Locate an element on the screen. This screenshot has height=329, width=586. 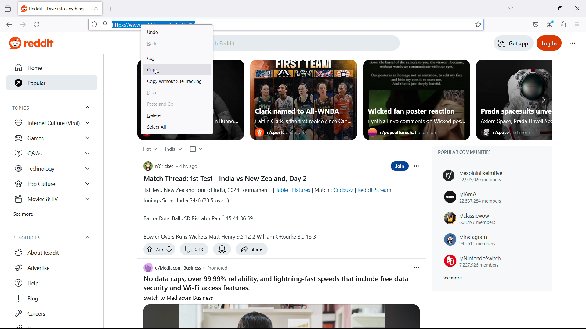
new tab is located at coordinates (111, 9).